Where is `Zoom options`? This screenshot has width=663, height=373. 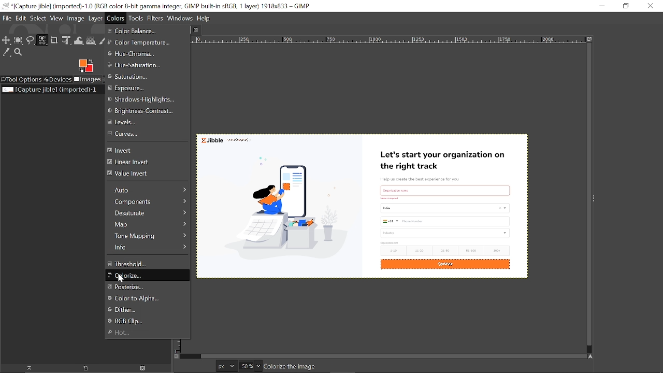
Zoom options is located at coordinates (258, 366).